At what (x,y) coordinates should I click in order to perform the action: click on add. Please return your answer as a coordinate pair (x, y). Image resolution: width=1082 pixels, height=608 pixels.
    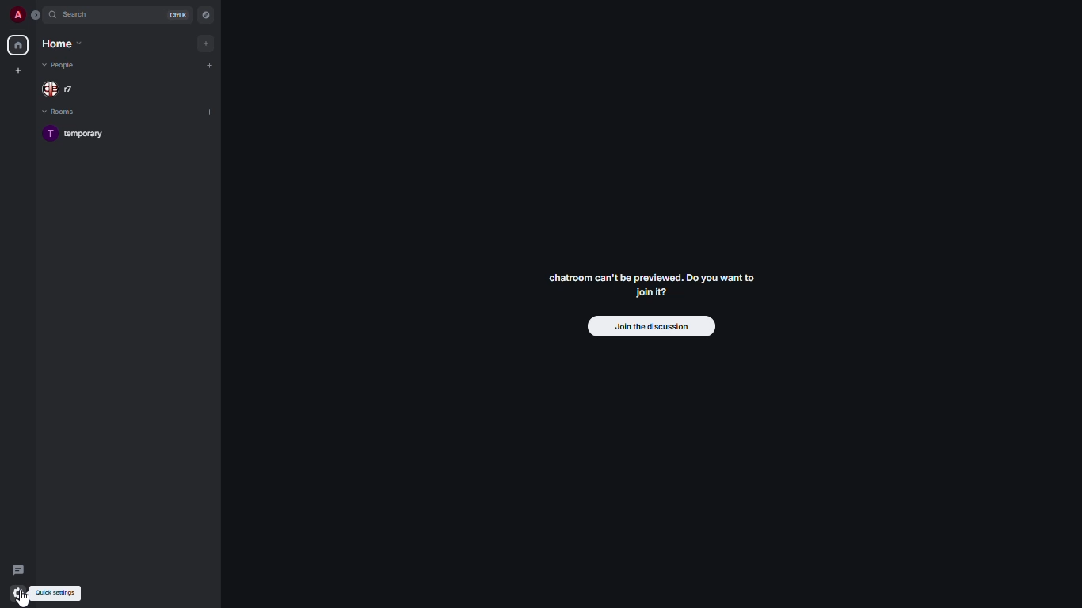
    Looking at the image, I should click on (204, 44).